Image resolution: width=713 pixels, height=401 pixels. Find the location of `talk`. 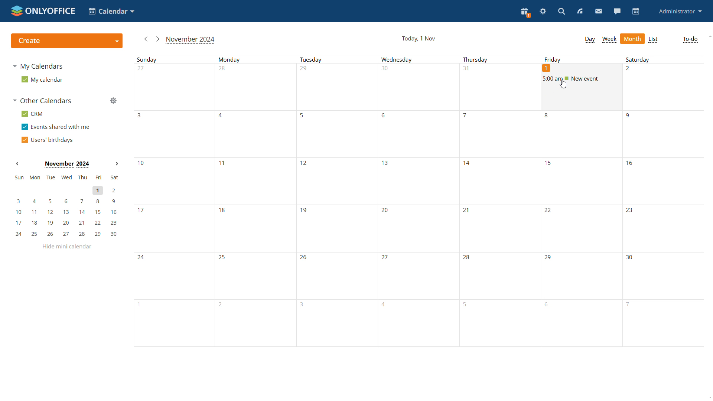

talk is located at coordinates (617, 11).